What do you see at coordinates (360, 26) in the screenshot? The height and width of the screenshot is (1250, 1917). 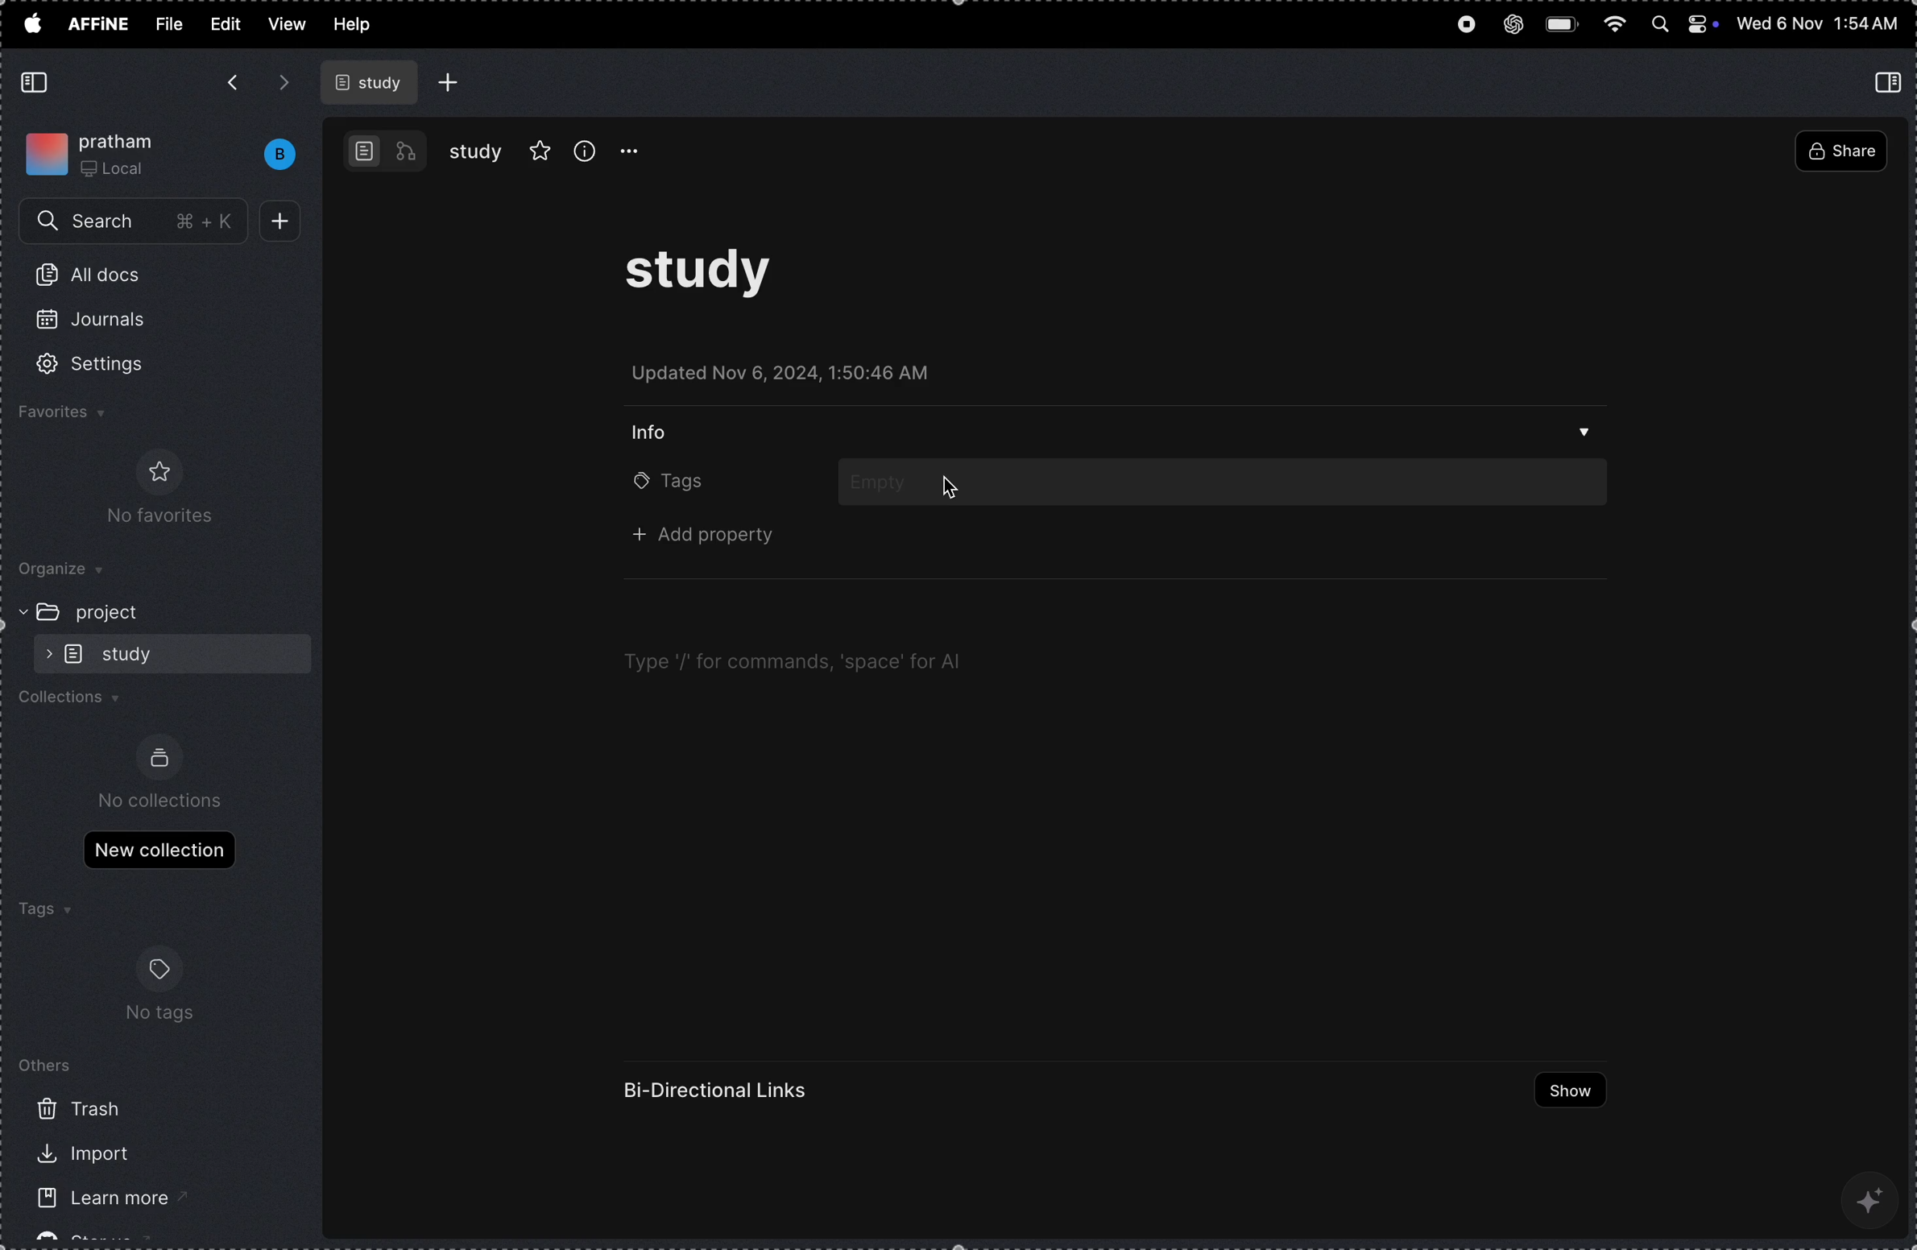 I see `help` at bounding box center [360, 26].